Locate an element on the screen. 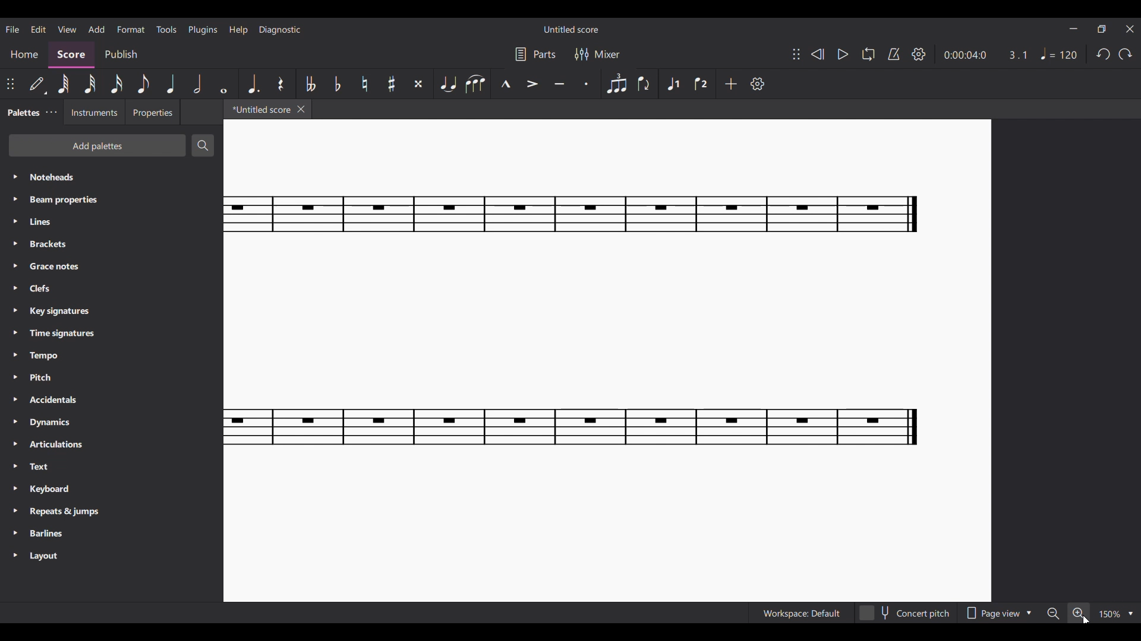  Page view options is located at coordinates (996, 613).